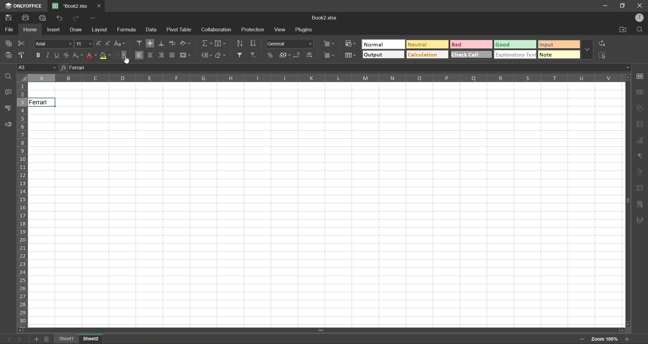 The height and width of the screenshot is (344, 648). I want to click on cut, so click(23, 44).